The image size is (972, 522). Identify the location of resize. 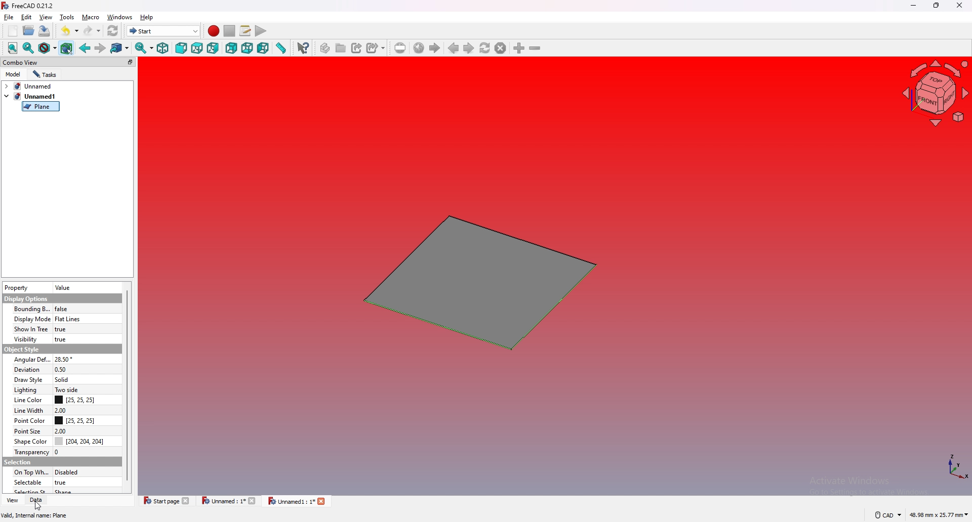
(937, 6).